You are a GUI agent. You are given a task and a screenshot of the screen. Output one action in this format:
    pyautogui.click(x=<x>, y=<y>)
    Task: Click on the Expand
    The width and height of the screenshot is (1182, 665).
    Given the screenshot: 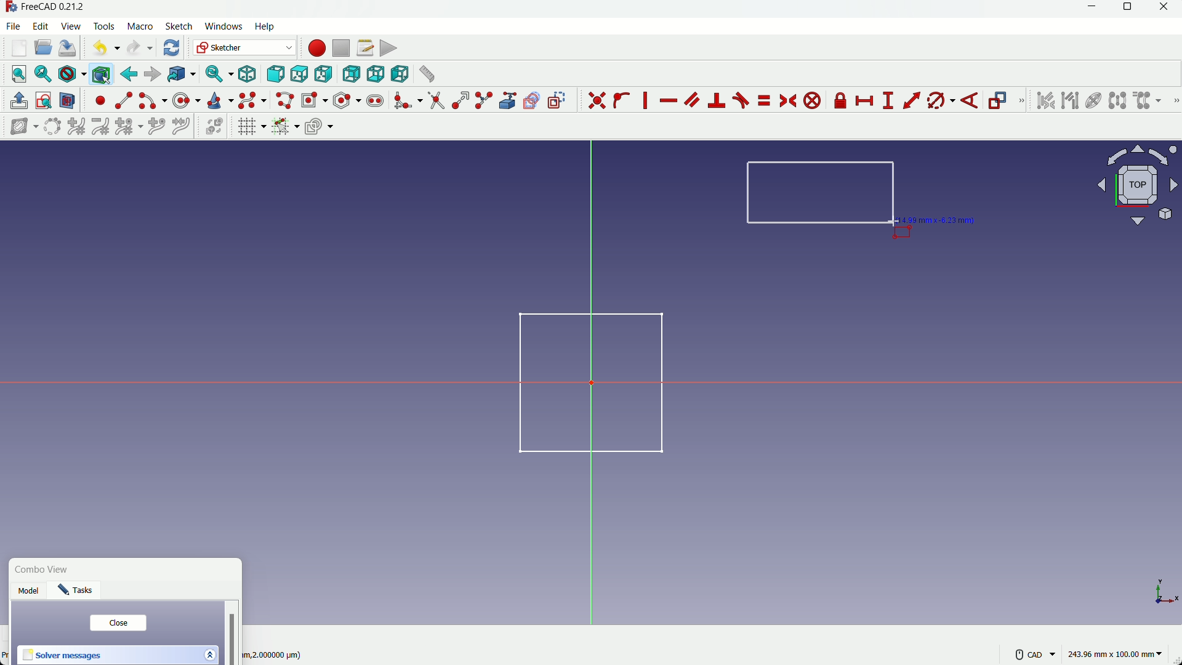 What is the action you would take?
    pyautogui.click(x=209, y=653)
    